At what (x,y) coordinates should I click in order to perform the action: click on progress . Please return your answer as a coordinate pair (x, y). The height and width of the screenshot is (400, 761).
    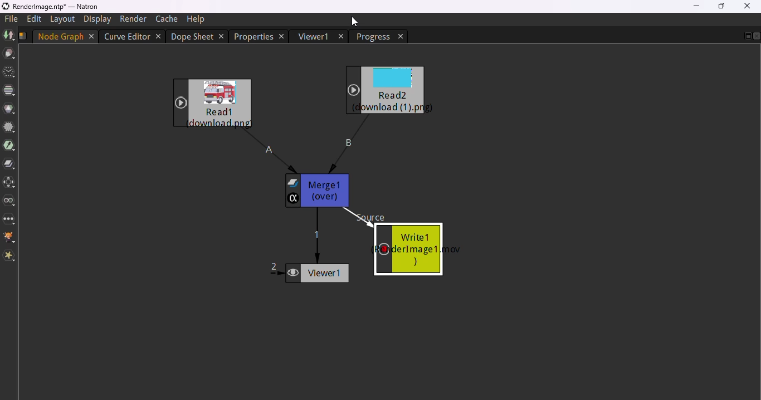
    Looking at the image, I should click on (373, 37).